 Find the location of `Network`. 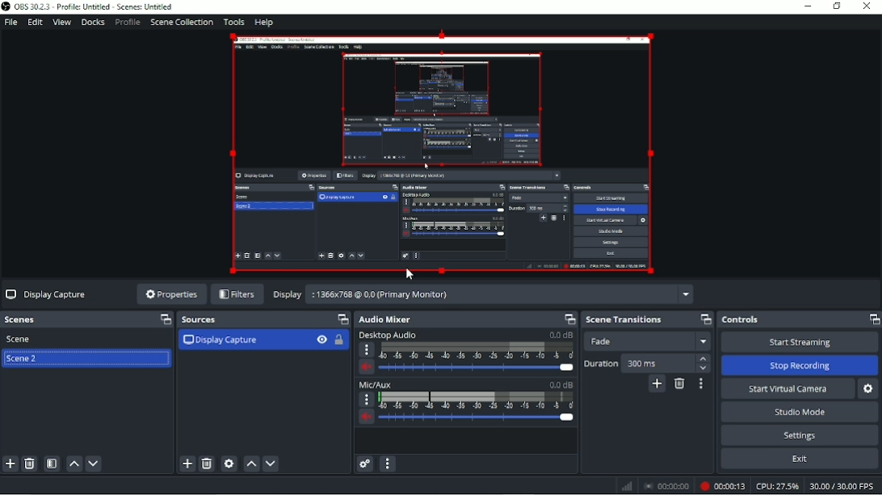

Network is located at coordinates (627, 487).